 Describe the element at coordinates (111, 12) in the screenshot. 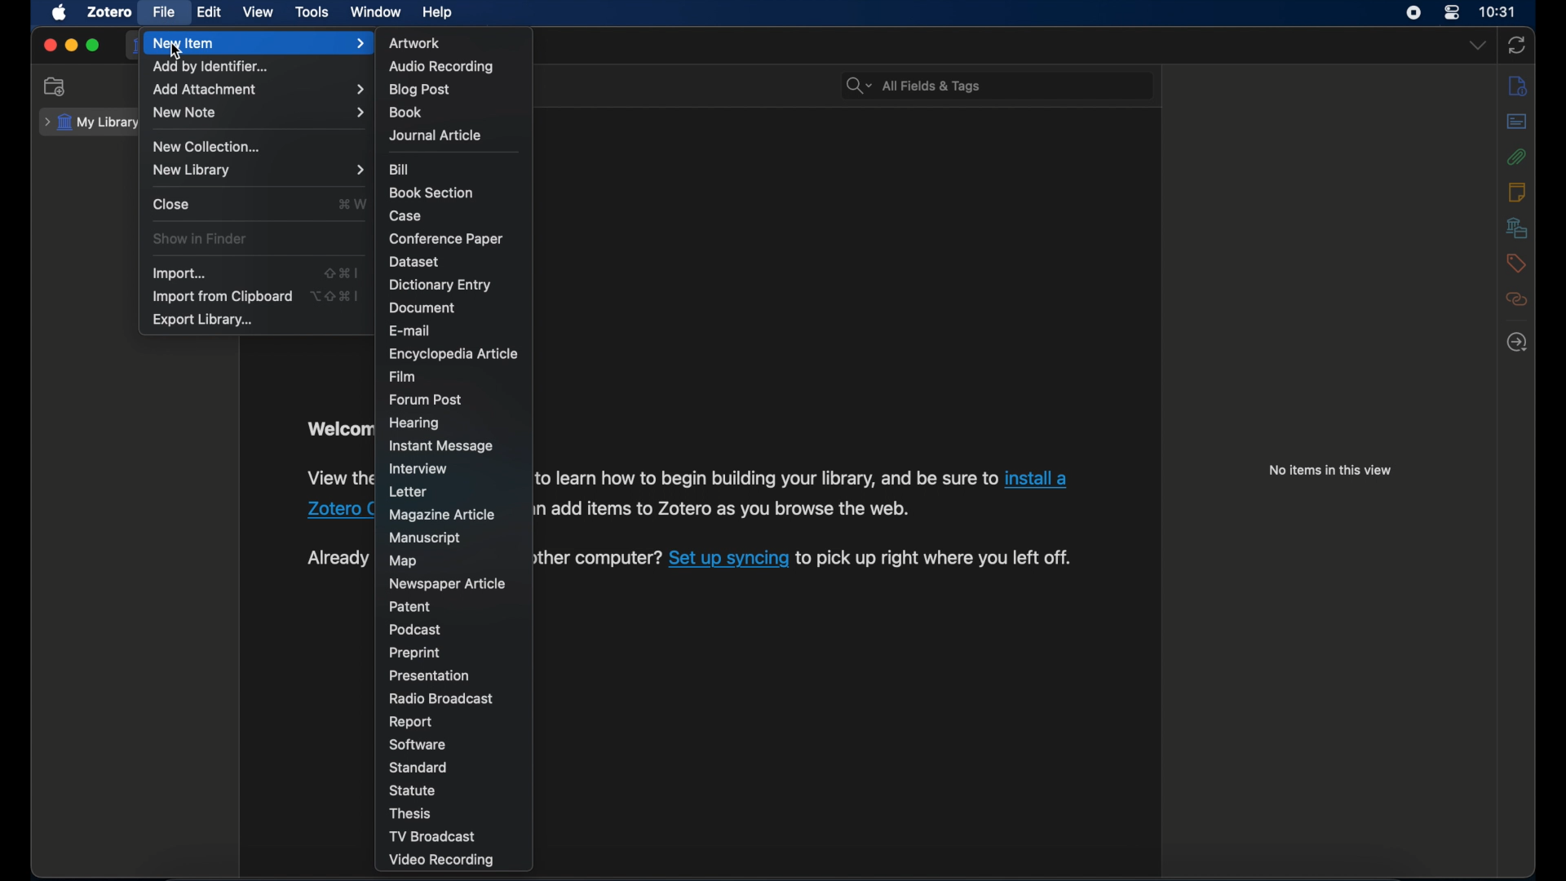

I see `zotero` at that location.